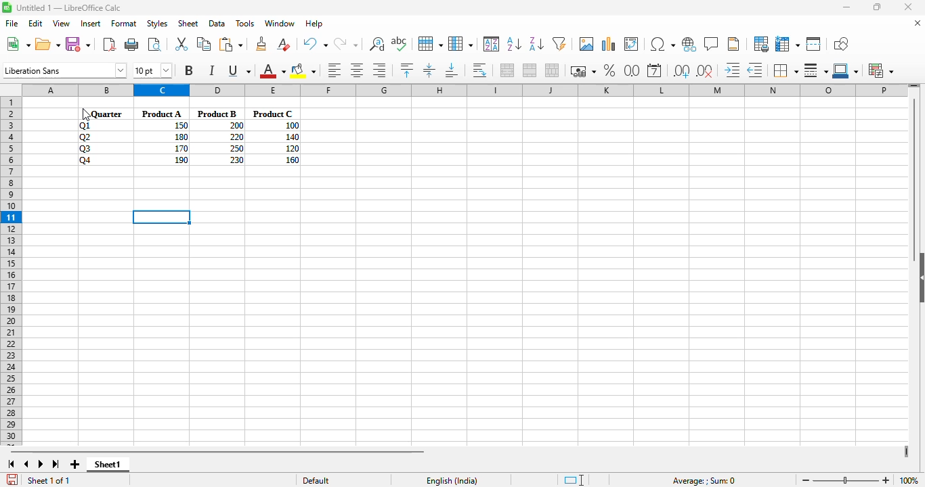 This screenshot has height=487, width=925. What do you see at coordinates (41, 464) in the screenshot?
I see `scroll to next sheet` at bounding box center [41, 464].